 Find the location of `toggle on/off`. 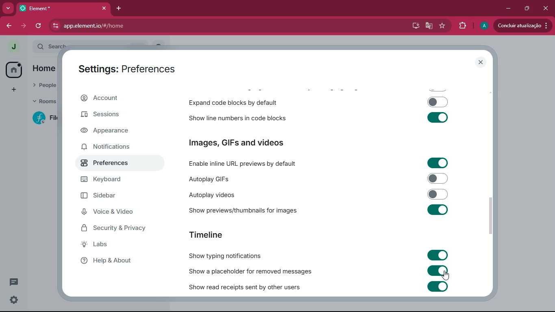

toggle on/off is located at coordinates (438, 117).